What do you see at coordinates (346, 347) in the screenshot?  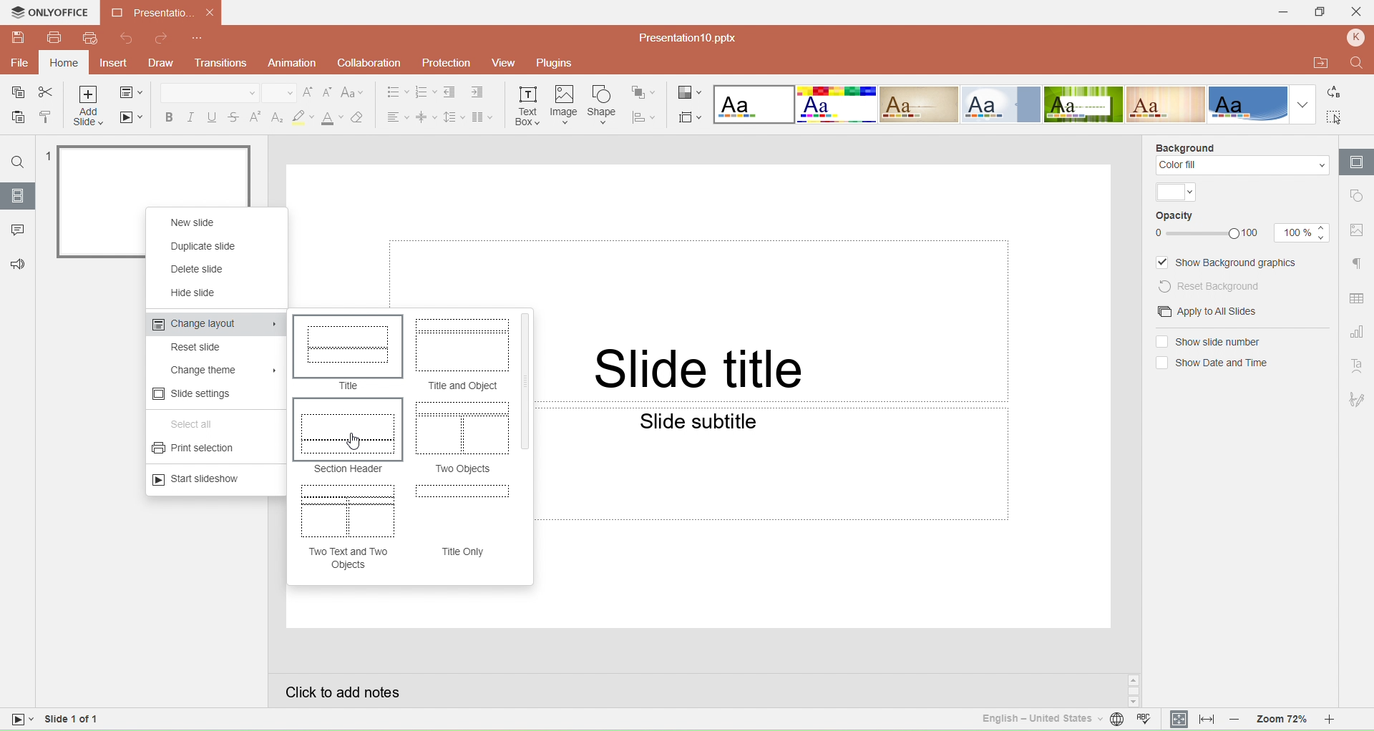 I see `Title Preview layout` at bounding box center [346, 347].